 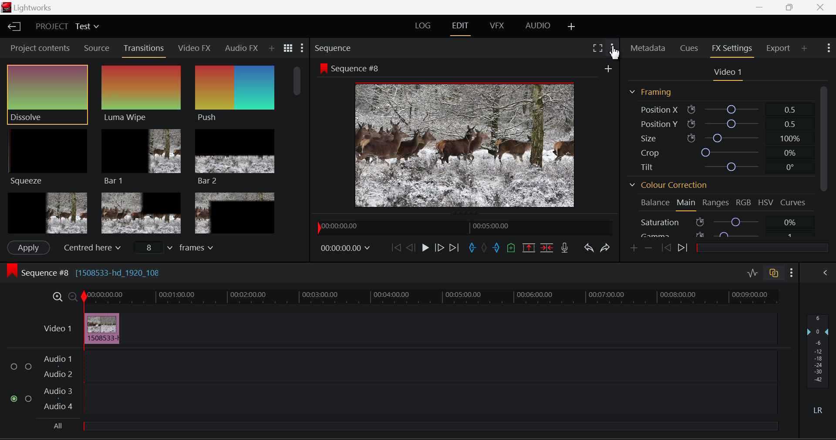 I want to click on Go Forward, so click(x=438, y=248).